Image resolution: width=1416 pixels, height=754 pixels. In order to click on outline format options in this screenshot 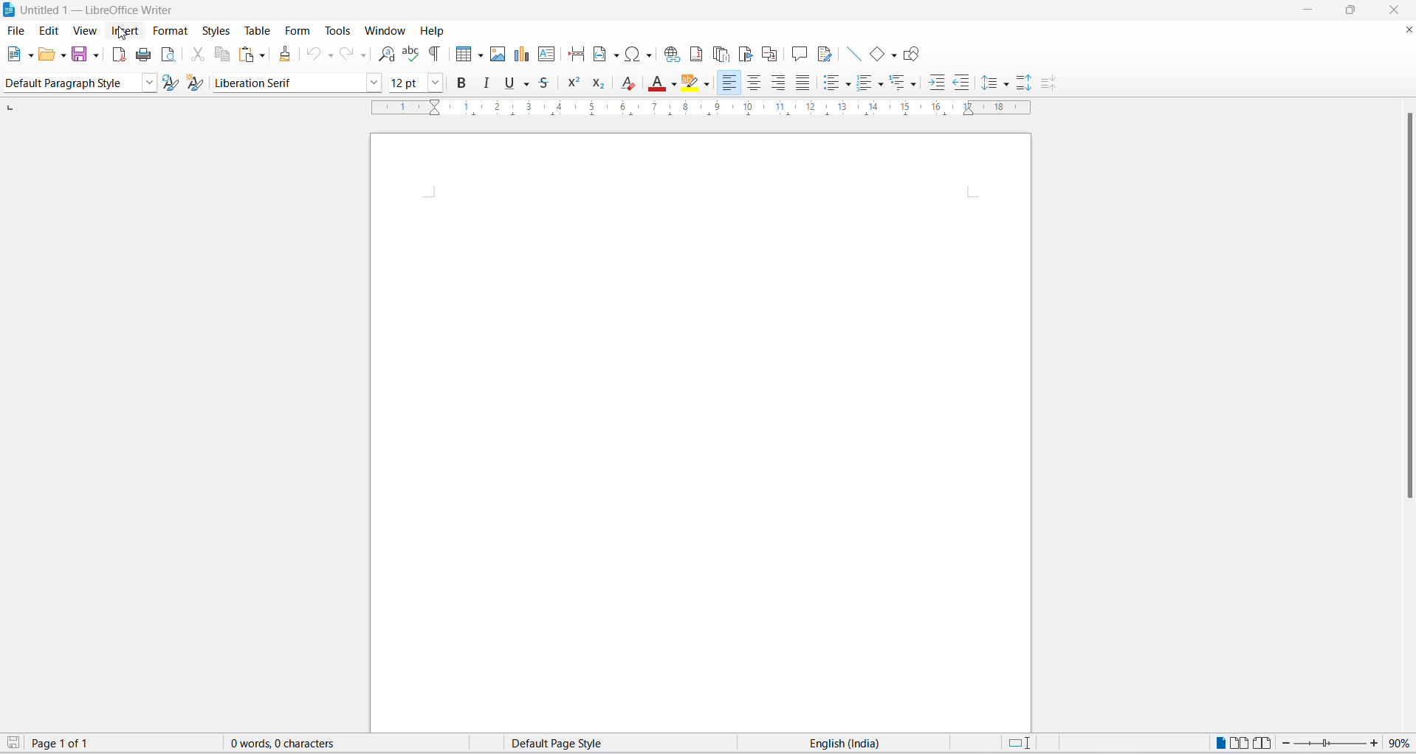, I will do `click(913, 85)`.